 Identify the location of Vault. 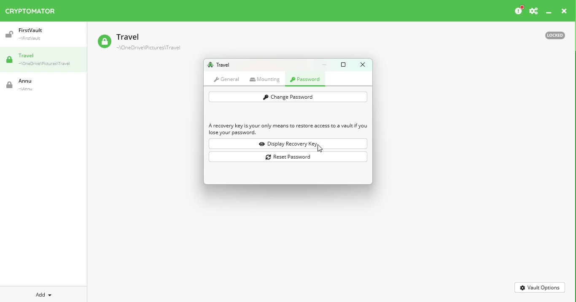
(36, 85).